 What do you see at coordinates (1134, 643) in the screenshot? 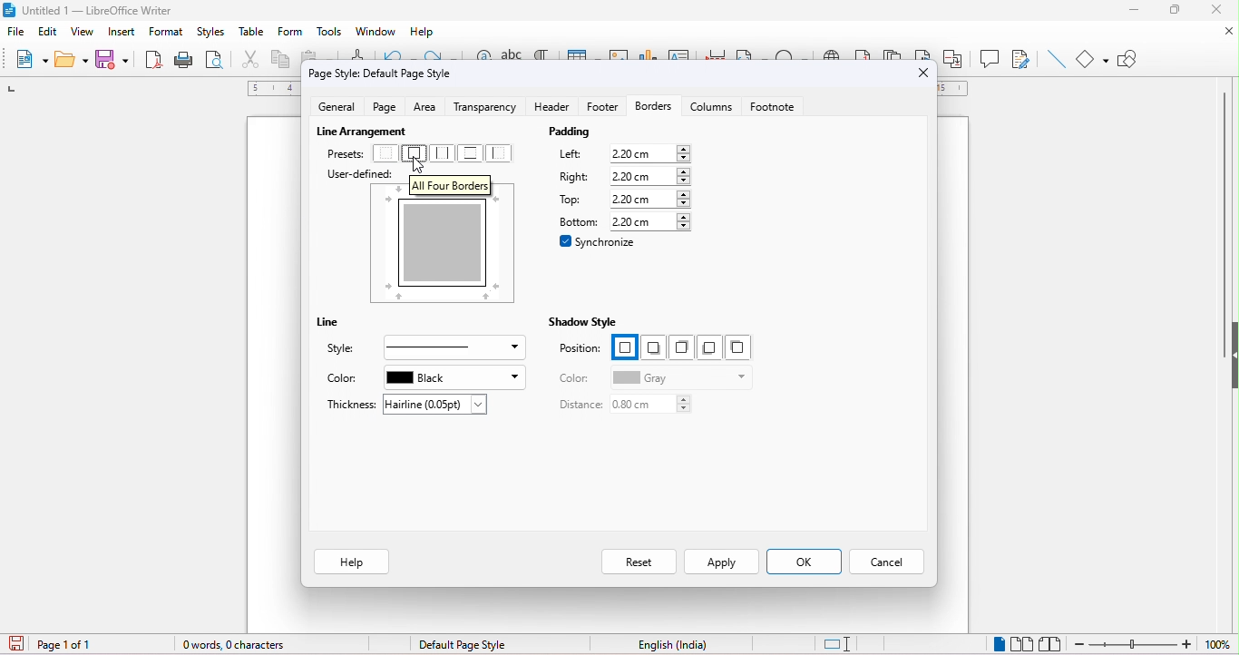
I see `zoom out` at bounding box center [1134, 643].